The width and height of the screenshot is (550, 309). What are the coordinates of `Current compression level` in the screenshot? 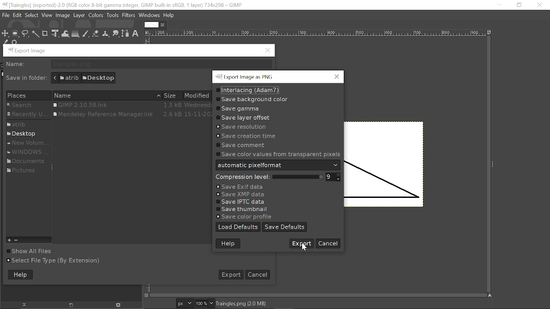 It's located at (330, 177).